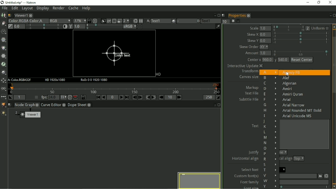 Image resolution: width=336 pixels, height=189 pixels. I want to click on Skew X, so click(253, 34).